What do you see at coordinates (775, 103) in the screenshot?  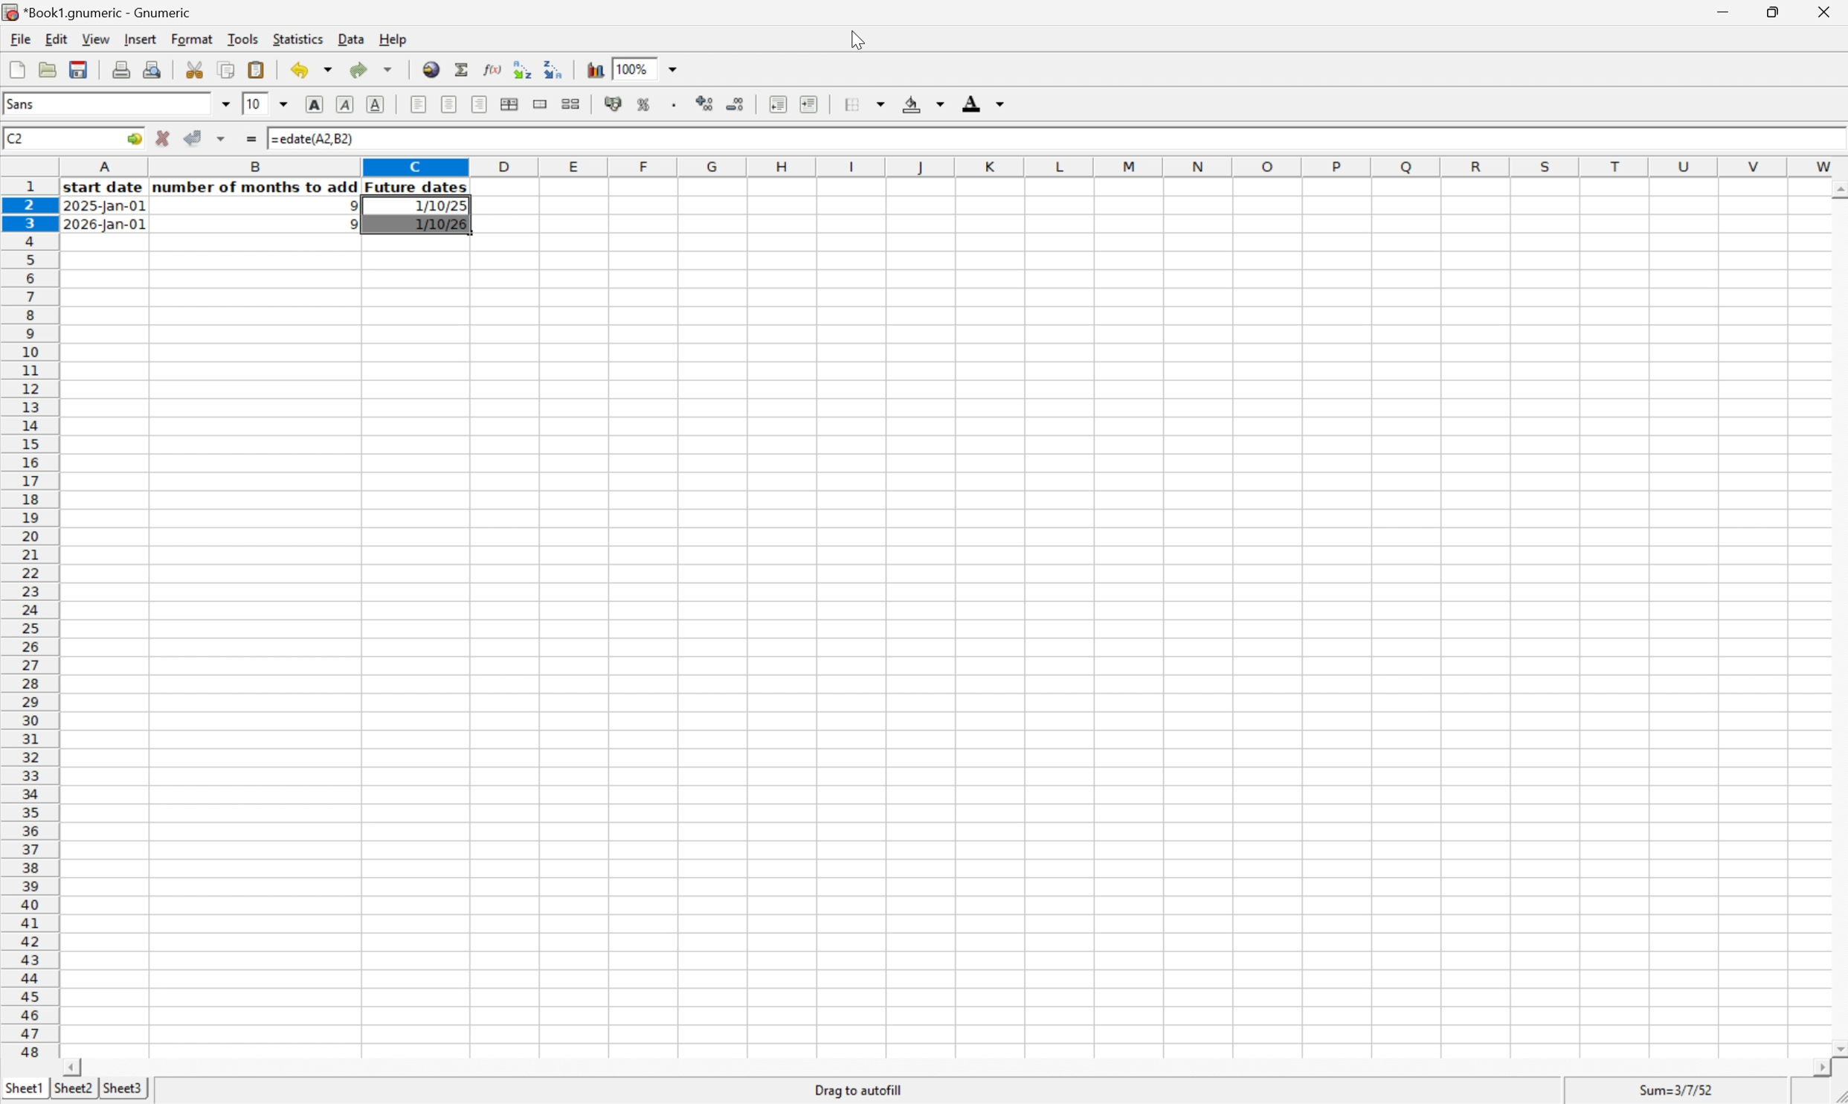 I see `Decrease indent, and align the contents to the left` at bounding box center [775, 103].